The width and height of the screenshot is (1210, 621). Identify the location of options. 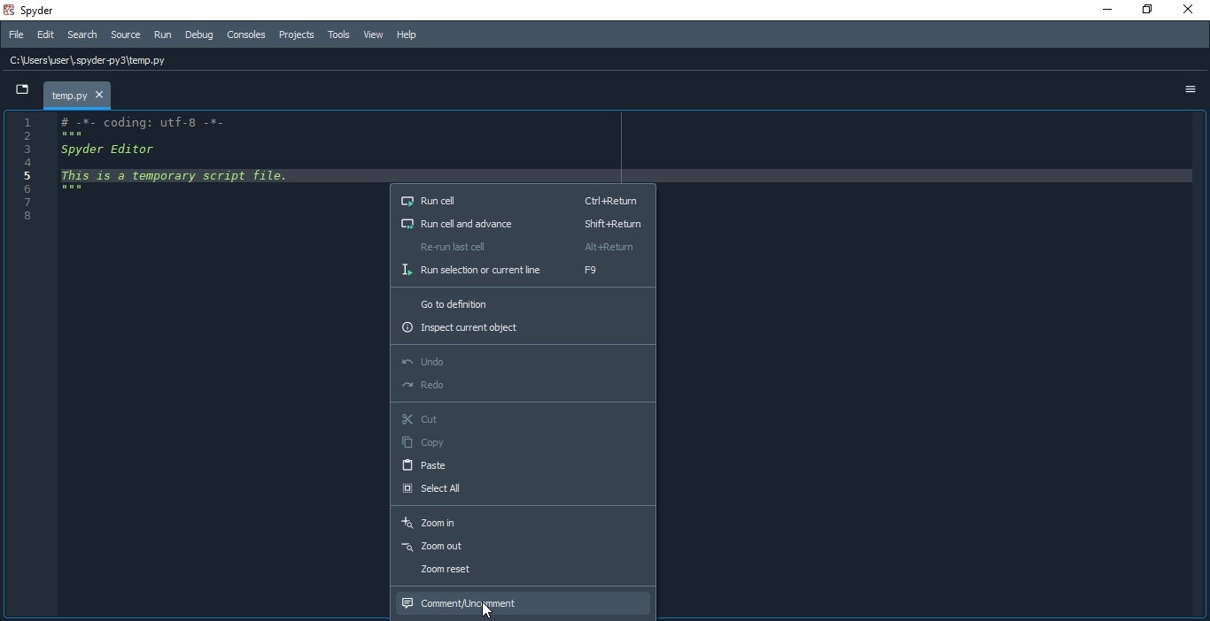
(1189, 88).